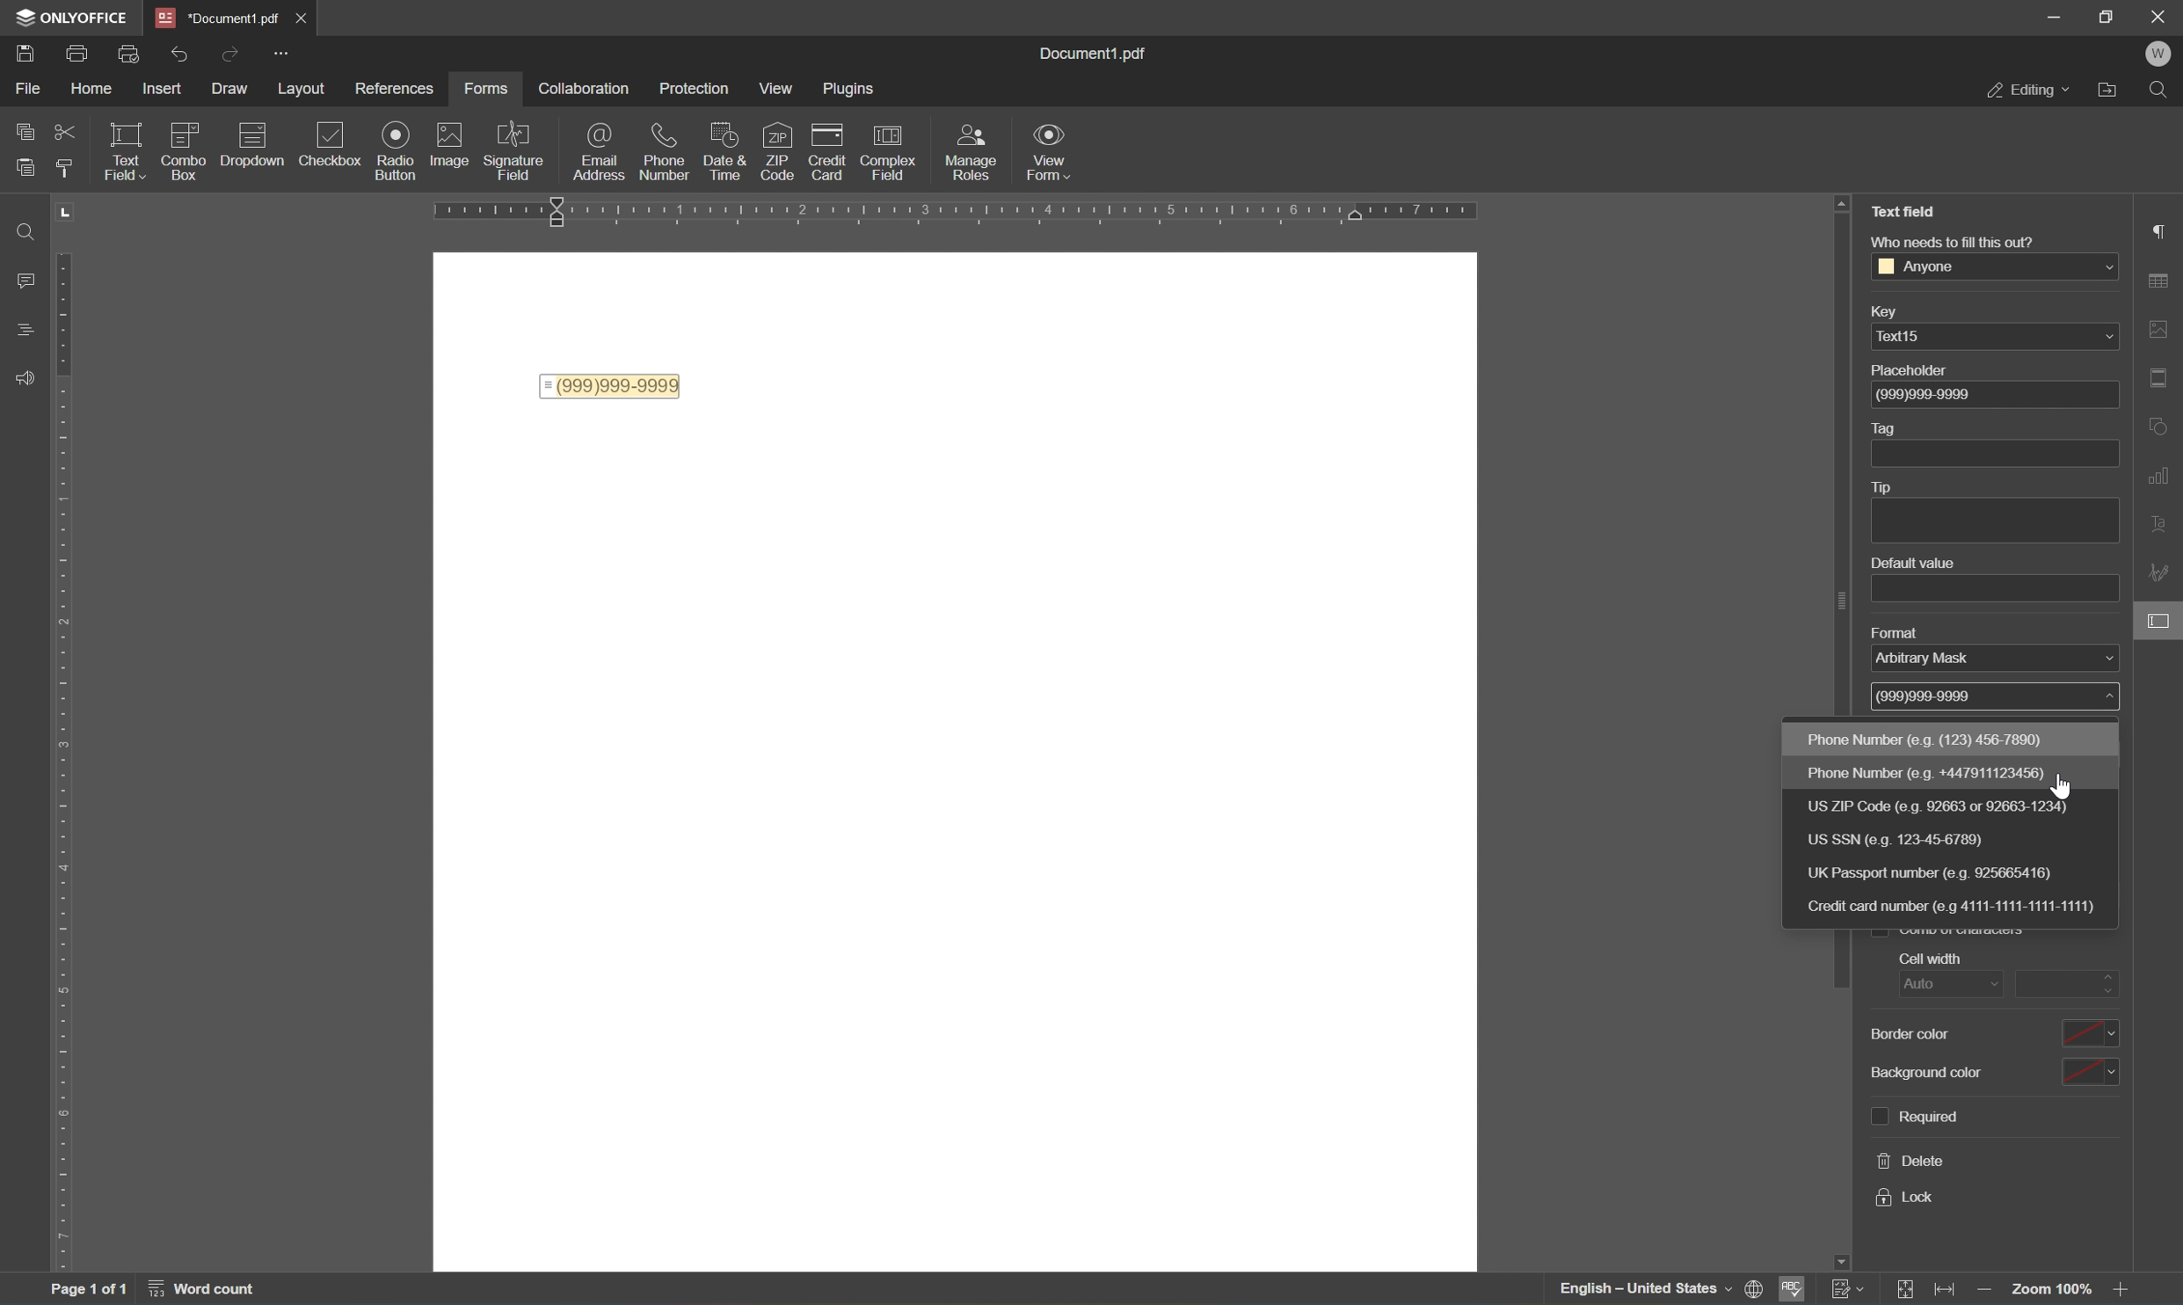 The height and width of the screenshot is (1305, 2183). What do you see at coordinates (280, 51) in the screenshot?
I see `customize quick access toolbar` at bounding box center [280, 51].